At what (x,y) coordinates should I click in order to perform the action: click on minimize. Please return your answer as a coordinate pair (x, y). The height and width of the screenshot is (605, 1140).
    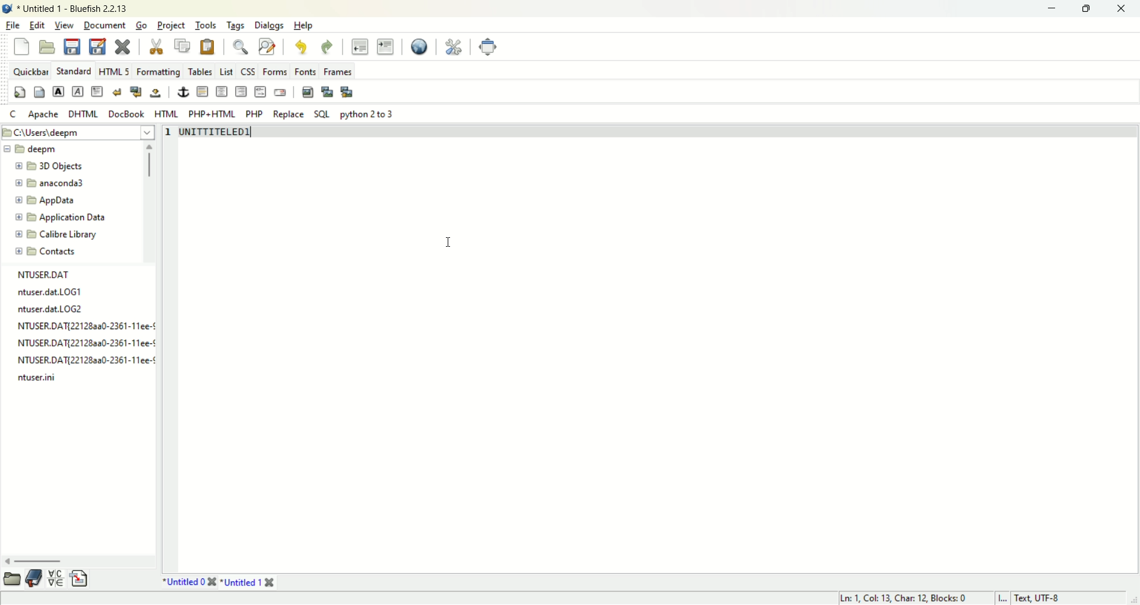
    Looking at the image, I should click on (1050, 9).